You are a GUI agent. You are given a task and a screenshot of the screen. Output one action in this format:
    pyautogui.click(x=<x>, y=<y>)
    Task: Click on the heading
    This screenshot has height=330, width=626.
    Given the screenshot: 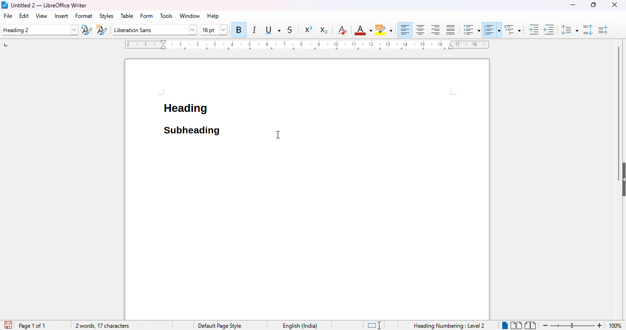 What is the action you would take?
    pyautogui.click(x=185, y=108)
    